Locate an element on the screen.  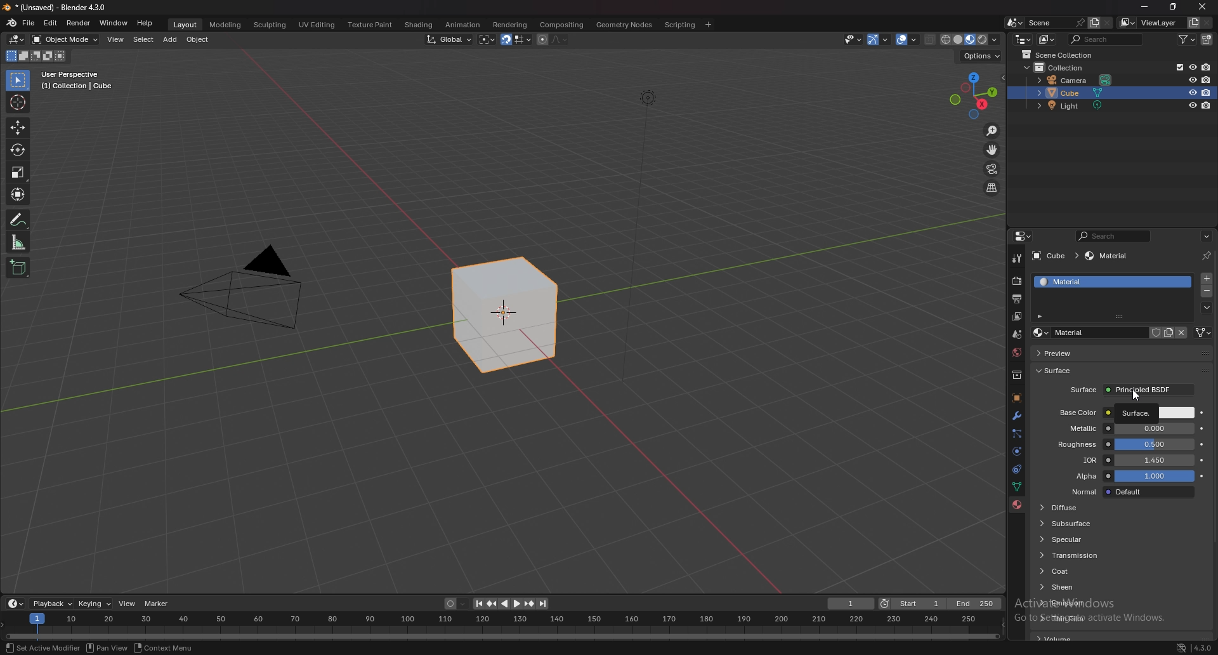
render is located at coordinates (79, 23).